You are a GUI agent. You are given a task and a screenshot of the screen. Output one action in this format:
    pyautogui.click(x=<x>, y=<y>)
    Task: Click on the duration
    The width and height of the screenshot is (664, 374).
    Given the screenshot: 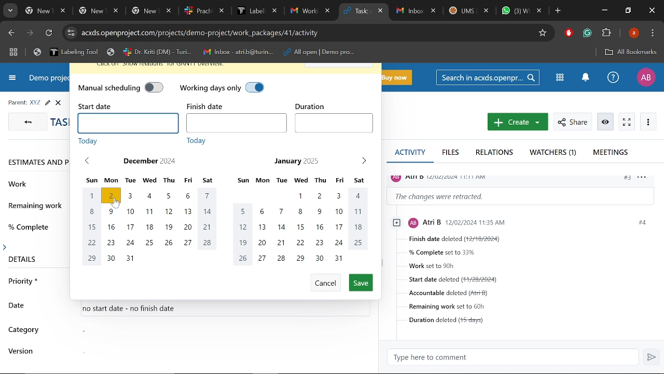 What is the action you would take?
    pyautogui.click(x=313, y=105)
    